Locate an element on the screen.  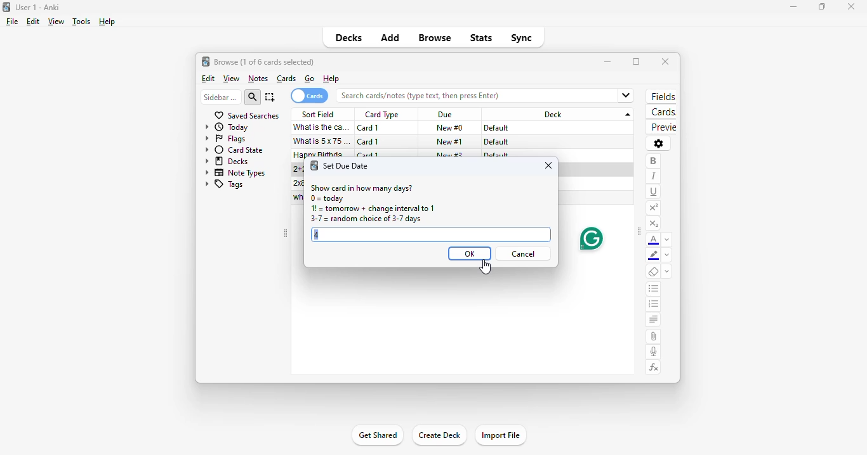
record audio is located at coordinates (654, 352).